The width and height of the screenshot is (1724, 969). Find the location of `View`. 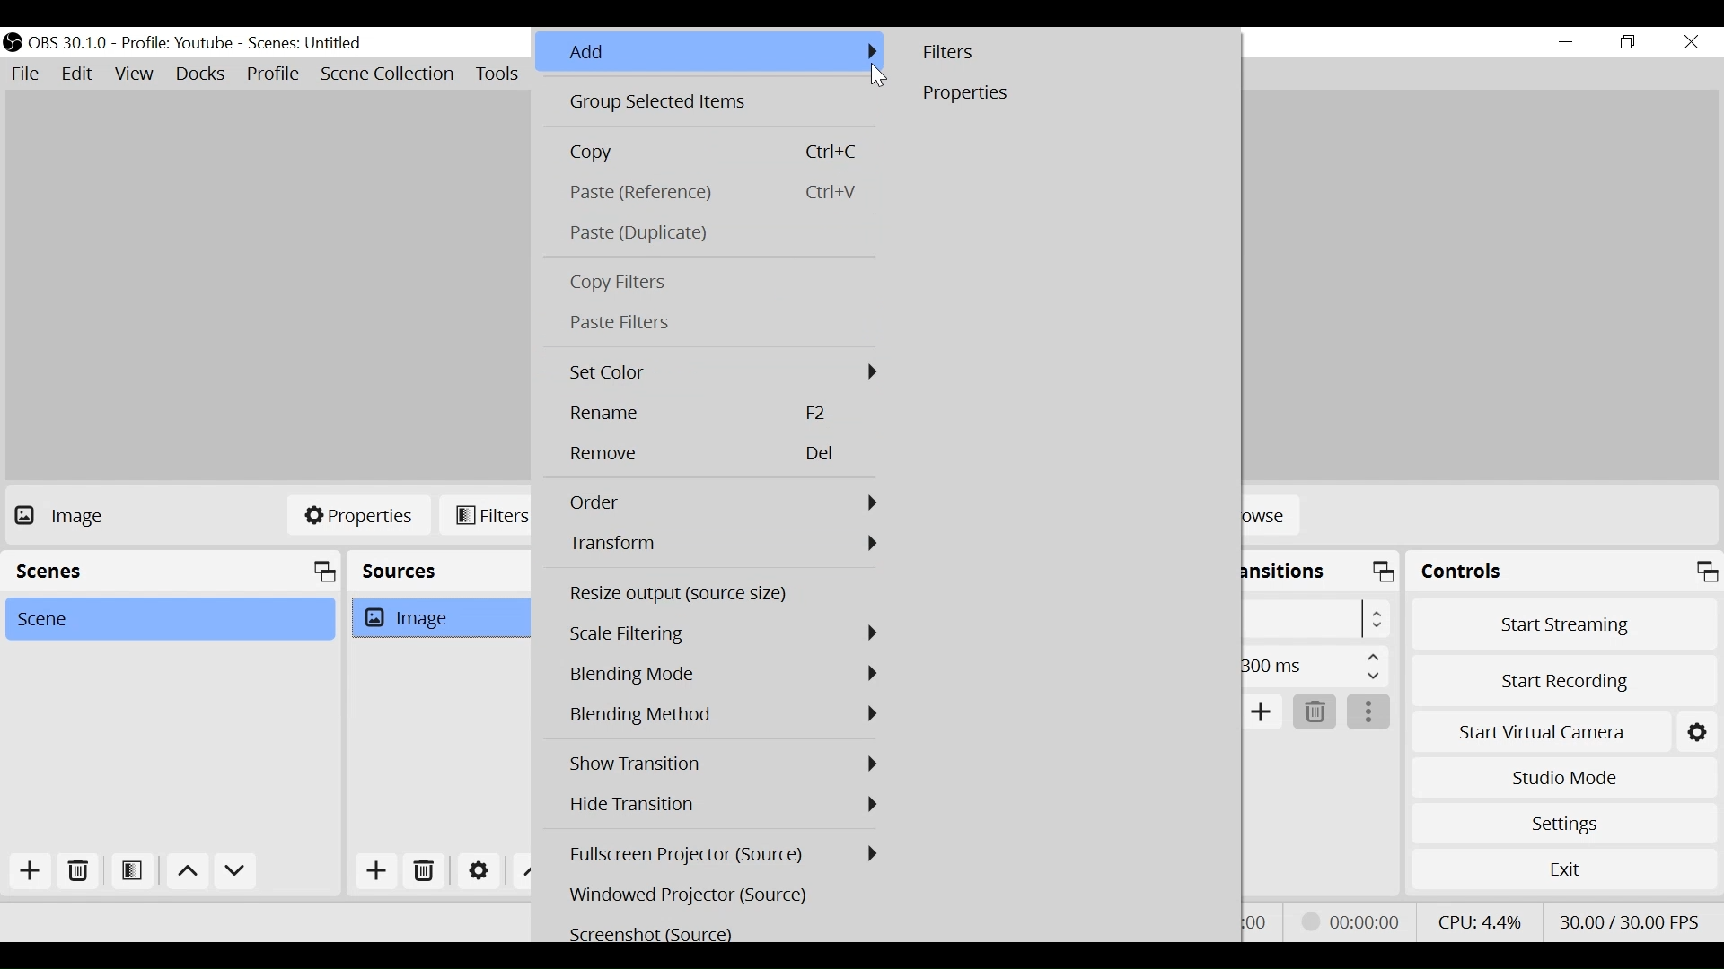

View is located at coordinates (134, 76).